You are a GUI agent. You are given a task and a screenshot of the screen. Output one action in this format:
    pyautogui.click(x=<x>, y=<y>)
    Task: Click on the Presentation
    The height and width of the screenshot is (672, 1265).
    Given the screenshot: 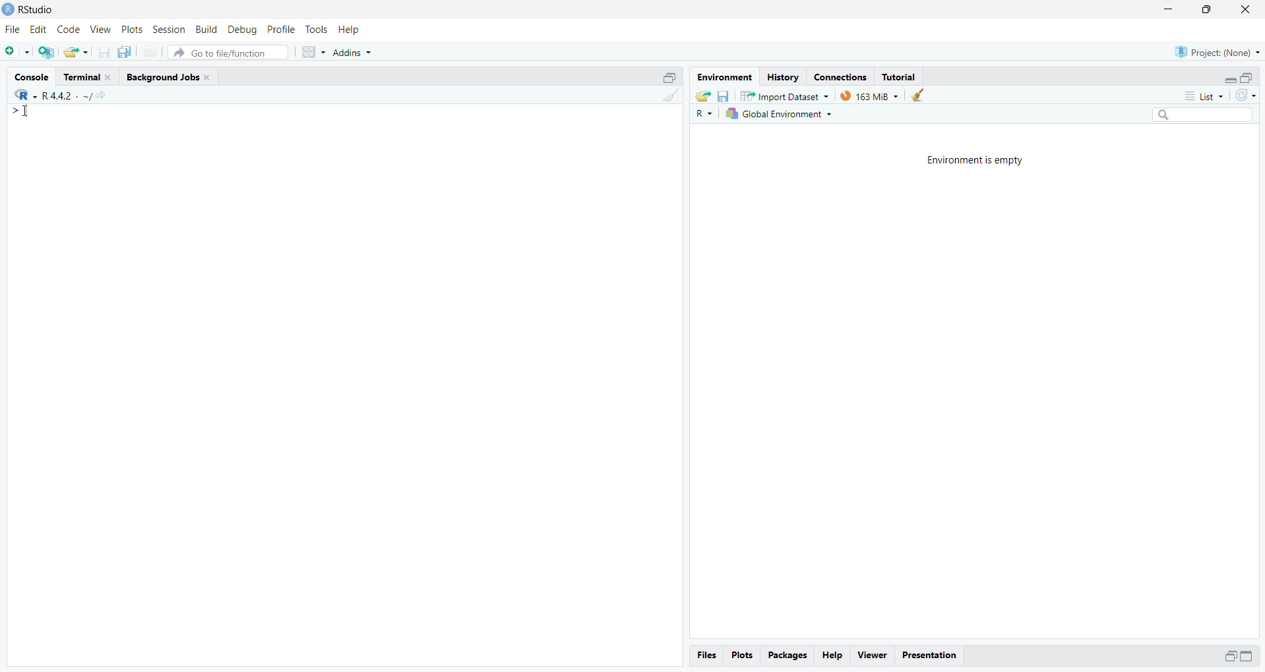 What is the action you would take?
    pyautogui.click(x=929, y=656)
    